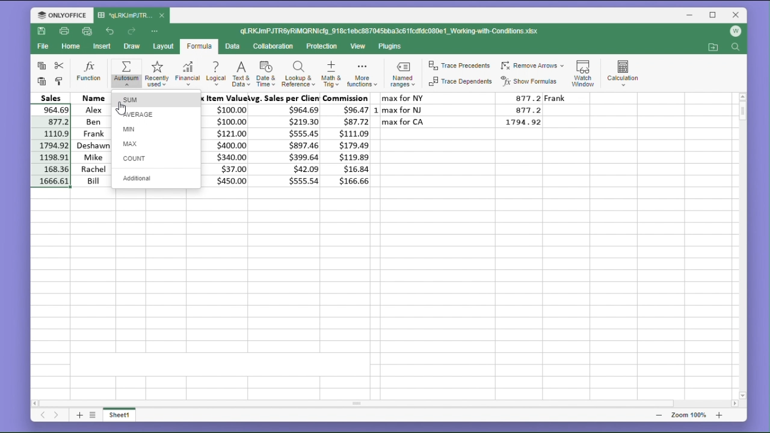  I want to click on trace dependents, so click(459, 84).